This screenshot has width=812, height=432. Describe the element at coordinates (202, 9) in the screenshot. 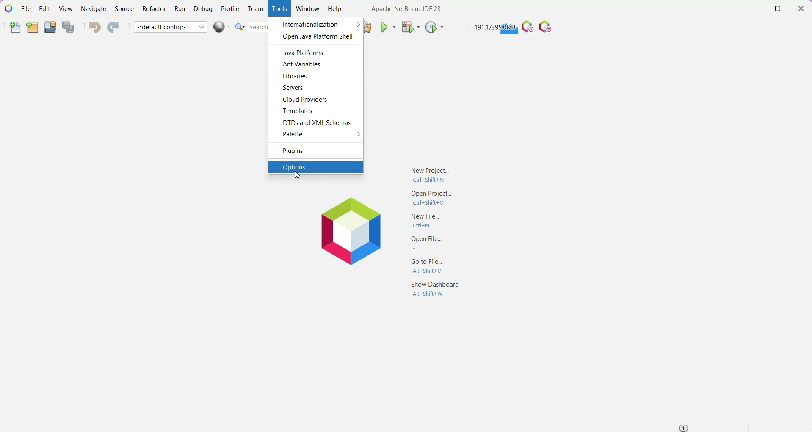

I see `Debug` at that location.